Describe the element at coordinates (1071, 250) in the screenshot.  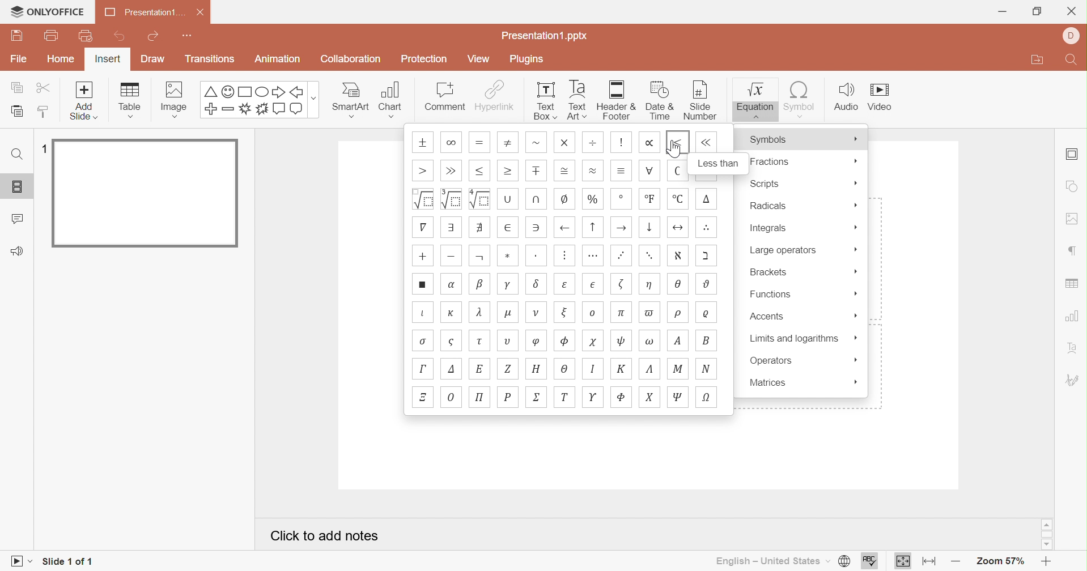
I see `paragraph settings` at that location.